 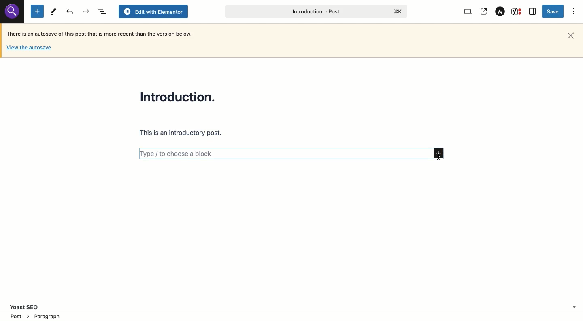 I want to click on Add new block, so click(x=37, y=11).